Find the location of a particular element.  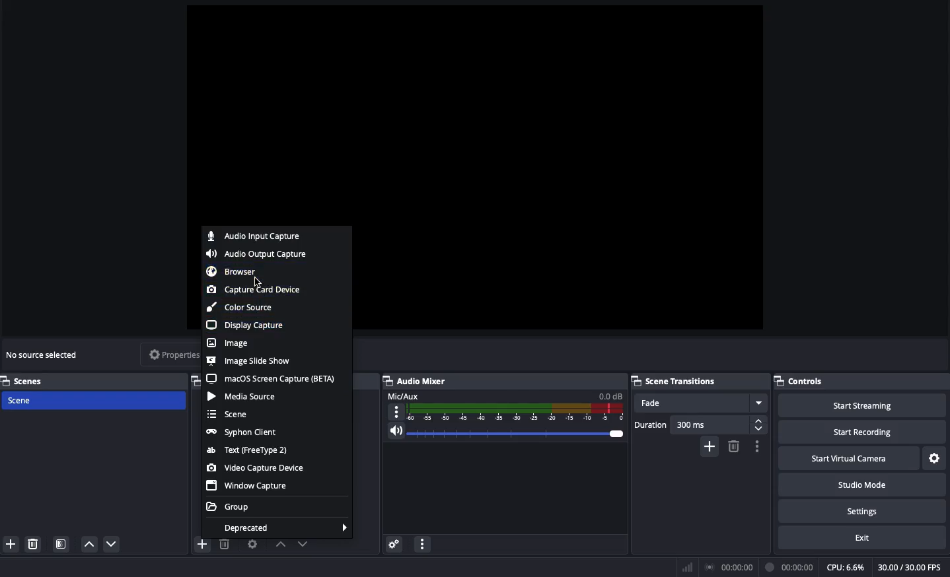

Color source is located at coordinates (245, 308).